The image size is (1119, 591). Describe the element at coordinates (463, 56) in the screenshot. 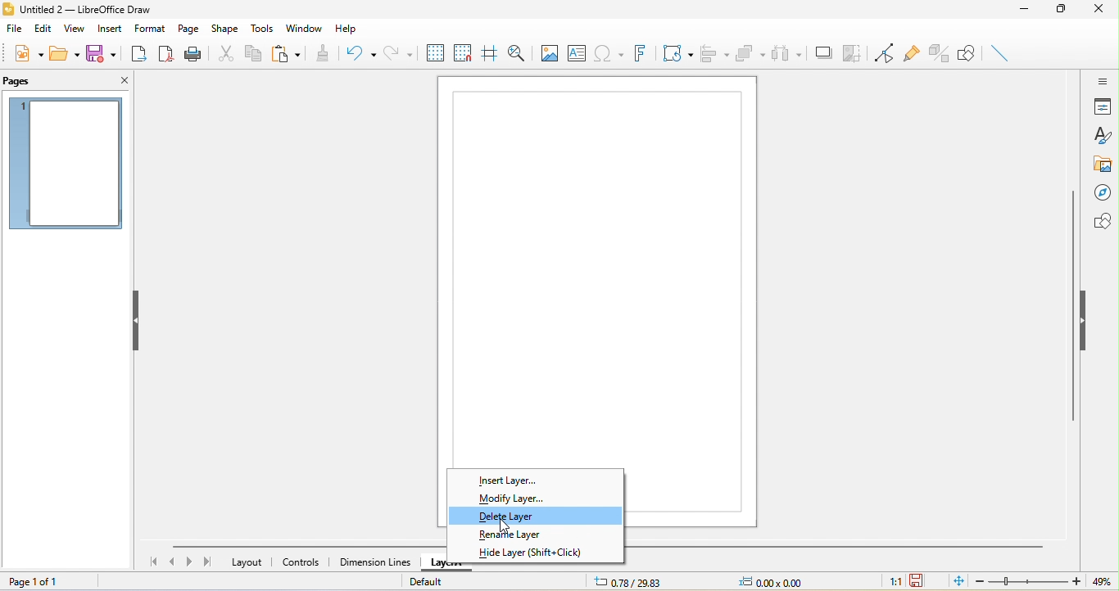

I see `snap to grid` at that location.